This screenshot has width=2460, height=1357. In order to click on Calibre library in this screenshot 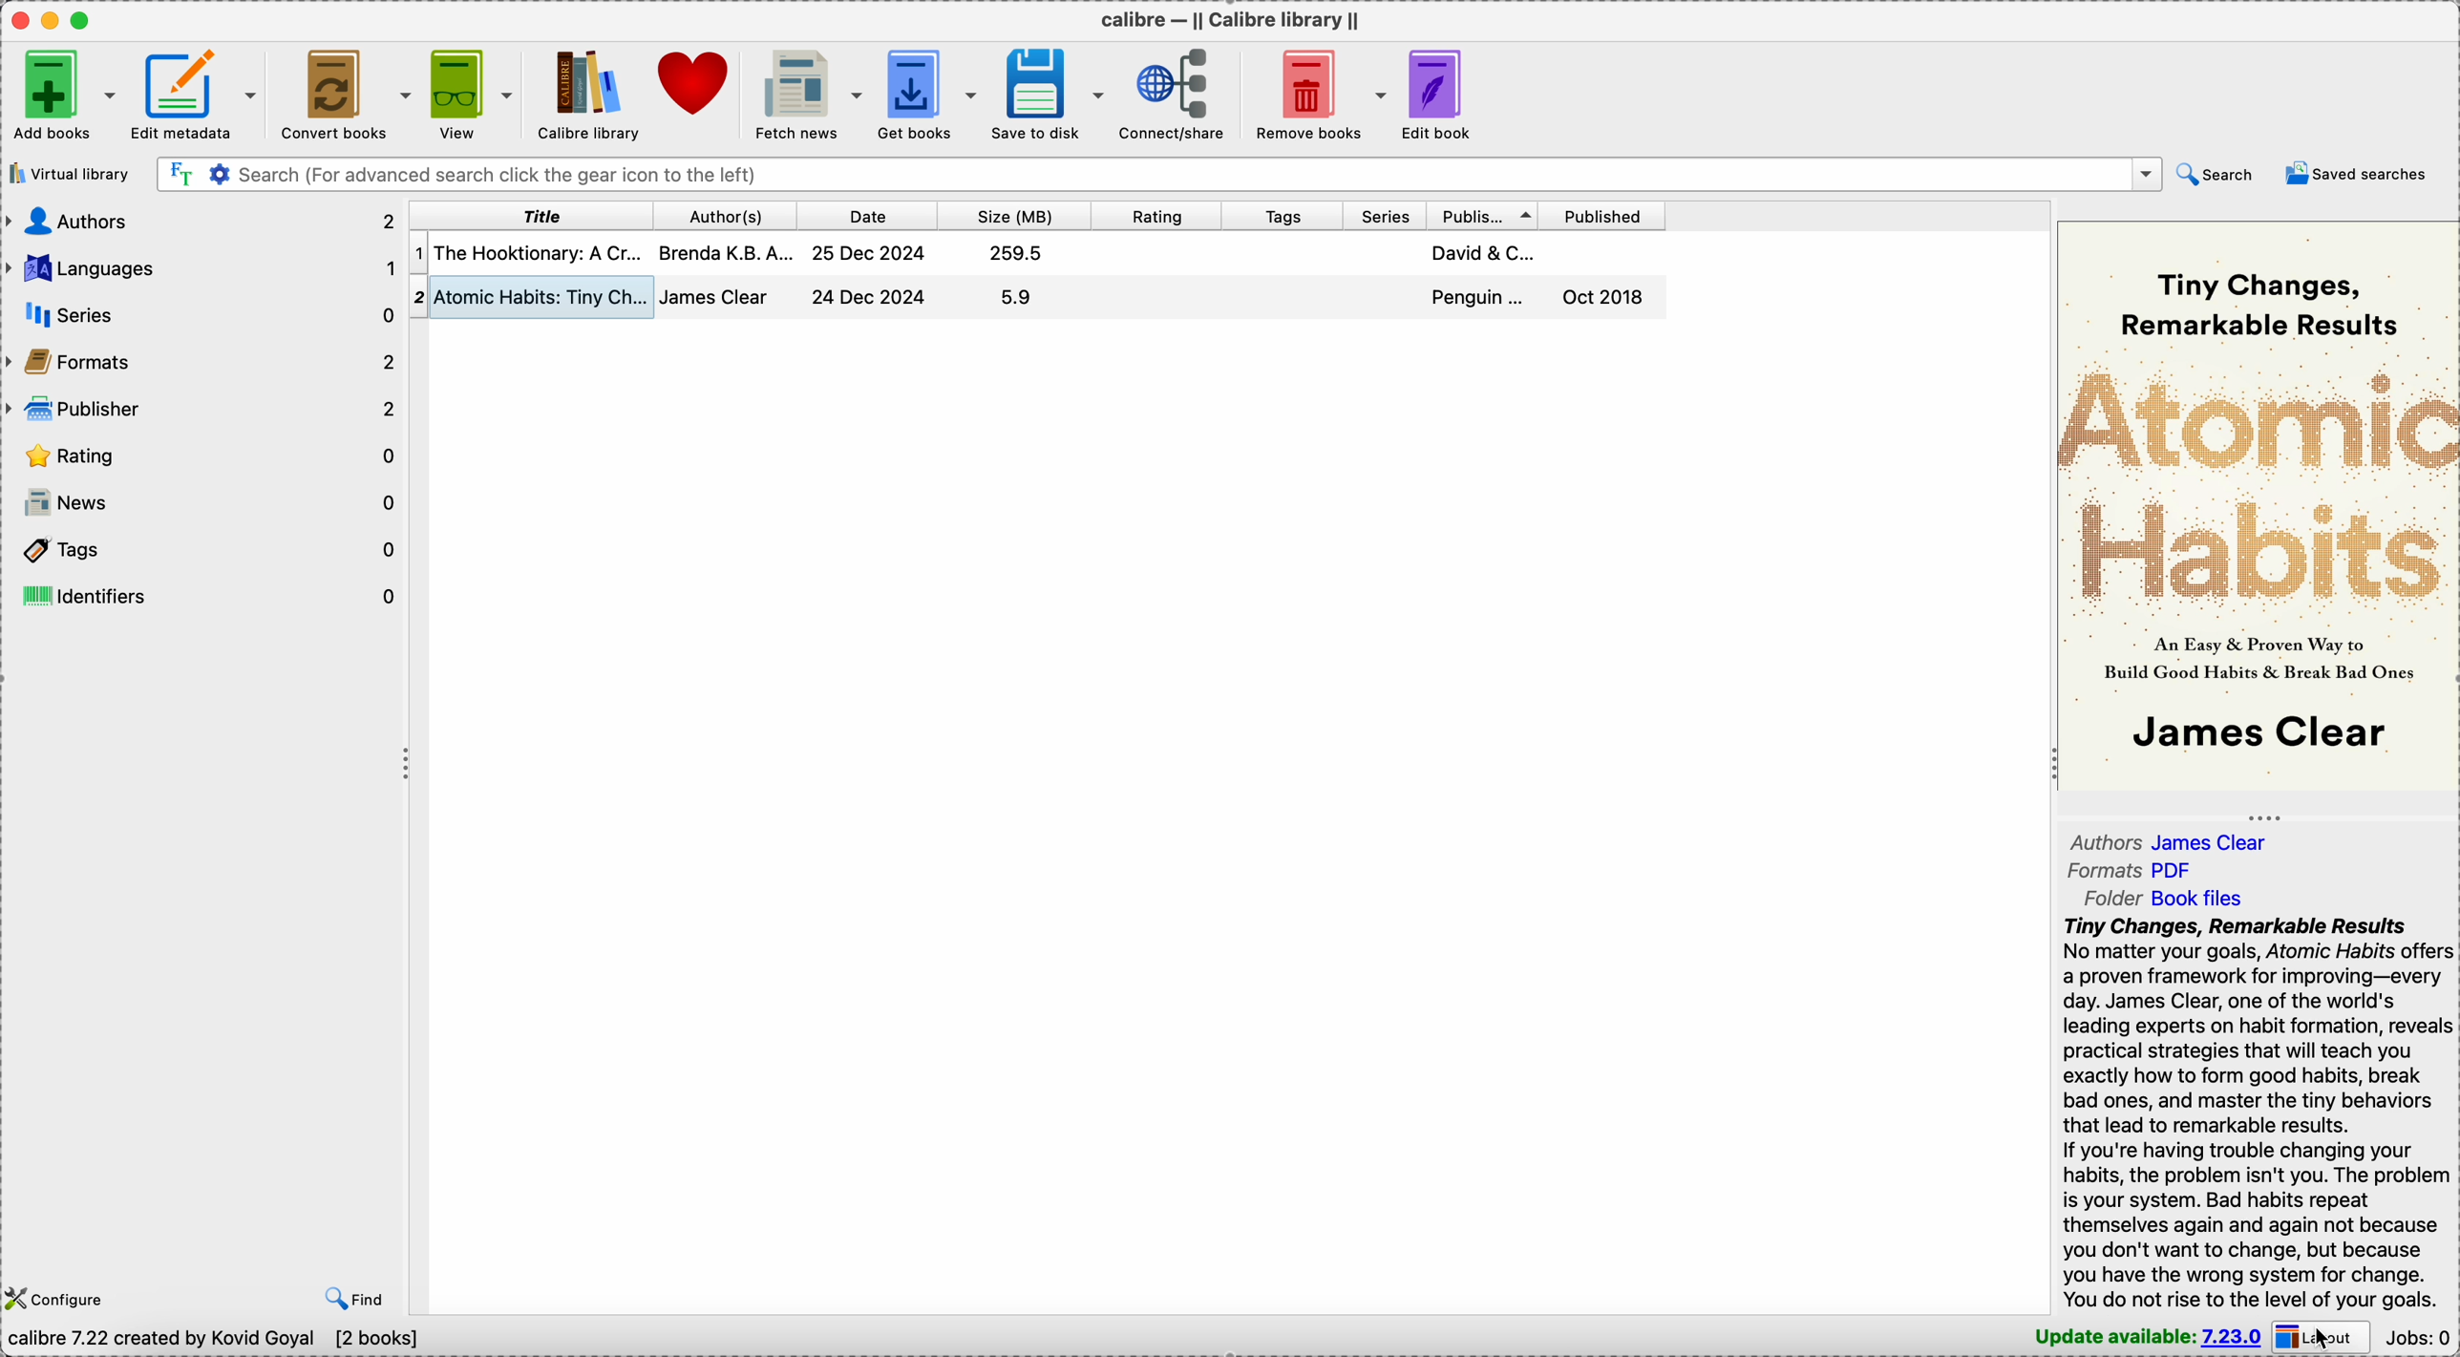, I will do `click(592, 95)`.